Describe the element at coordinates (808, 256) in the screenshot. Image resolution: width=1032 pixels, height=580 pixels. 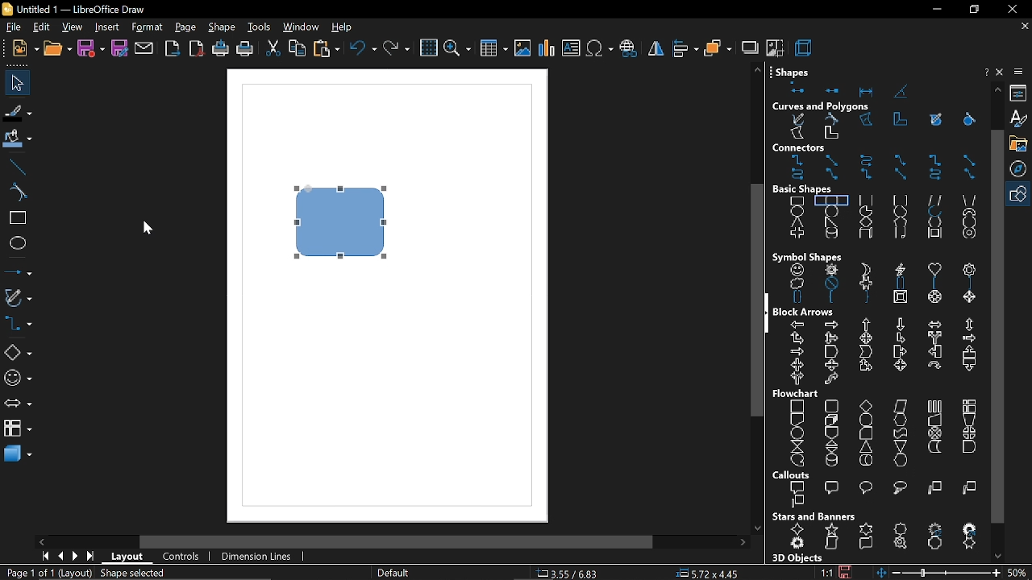
I see `symbol shapes` at that location.